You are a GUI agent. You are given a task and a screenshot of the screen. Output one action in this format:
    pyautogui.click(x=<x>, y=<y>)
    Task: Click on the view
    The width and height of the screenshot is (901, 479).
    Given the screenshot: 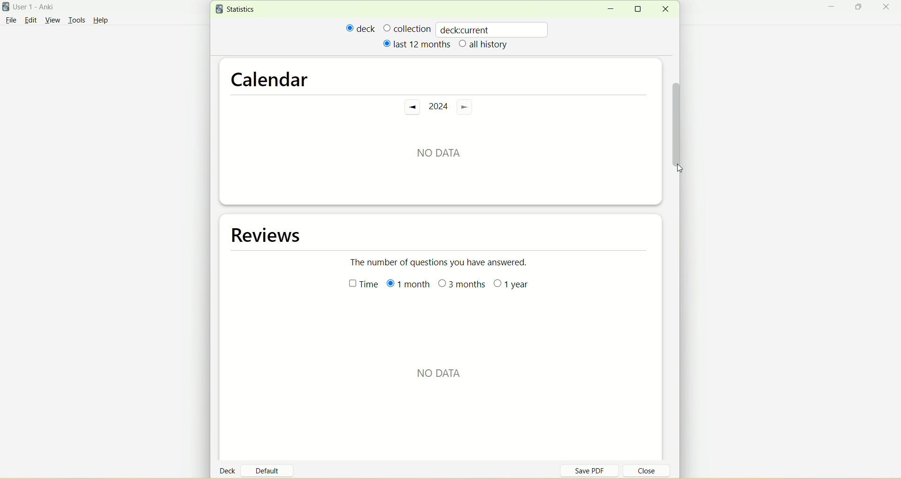 What is the action you would take?
    pyautogui.click(x=54, y=21)
    